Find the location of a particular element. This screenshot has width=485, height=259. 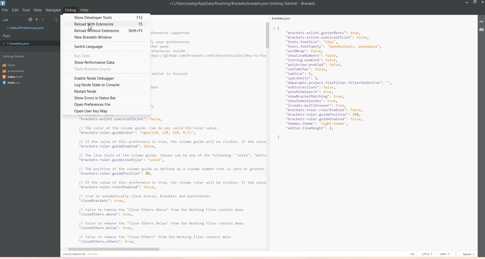

Open user key map is located at coordinates (106, 111).